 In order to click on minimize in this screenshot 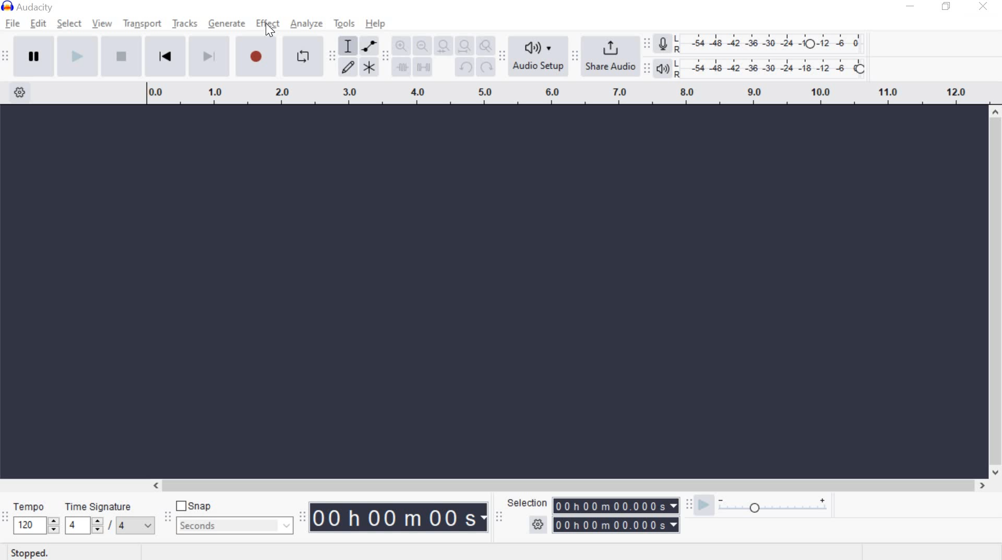, I will do `click(909, 6)`.